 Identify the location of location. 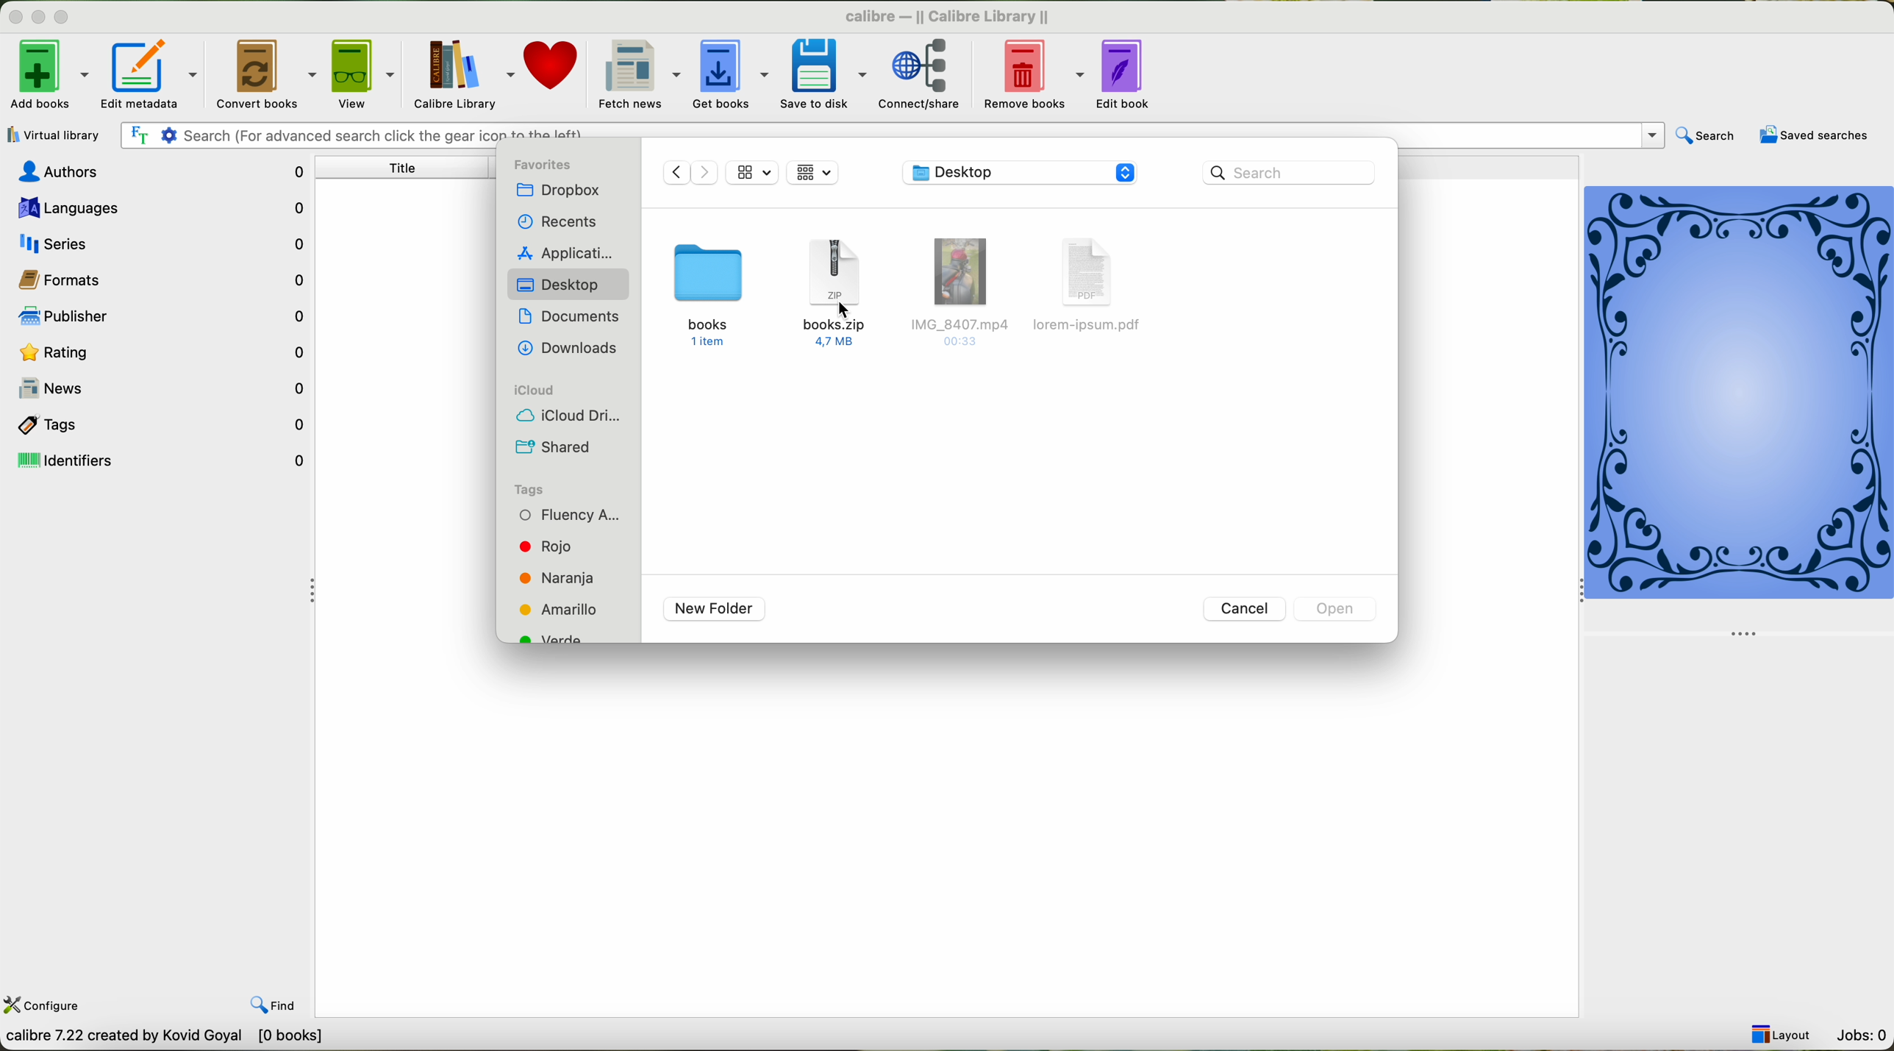
(1023, 172).